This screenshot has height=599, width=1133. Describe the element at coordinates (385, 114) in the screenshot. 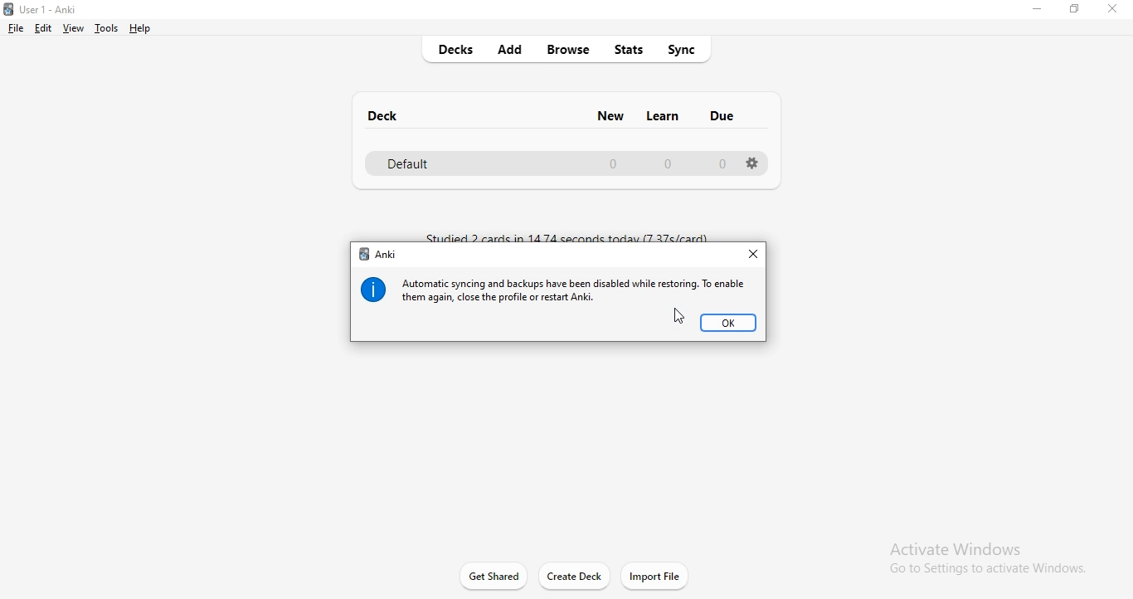

I see `deck` at that location.